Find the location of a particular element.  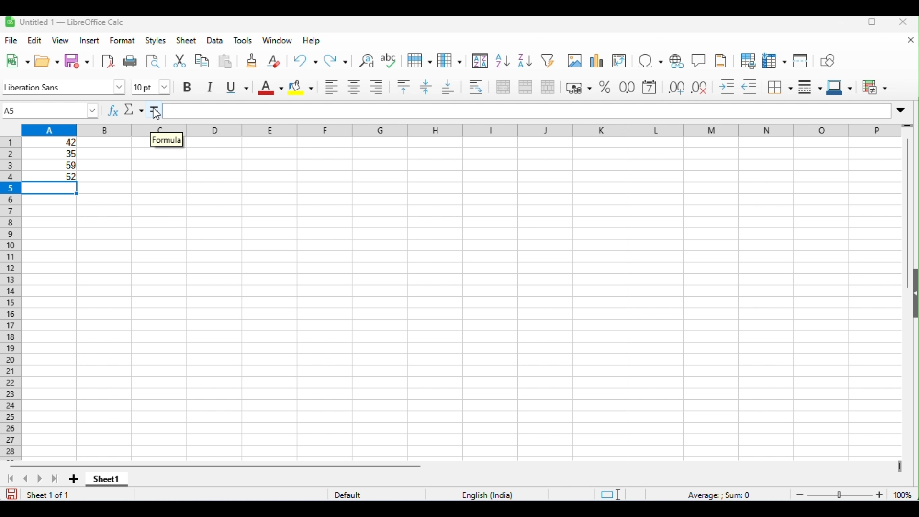

close is located at coordinates (903, 22).